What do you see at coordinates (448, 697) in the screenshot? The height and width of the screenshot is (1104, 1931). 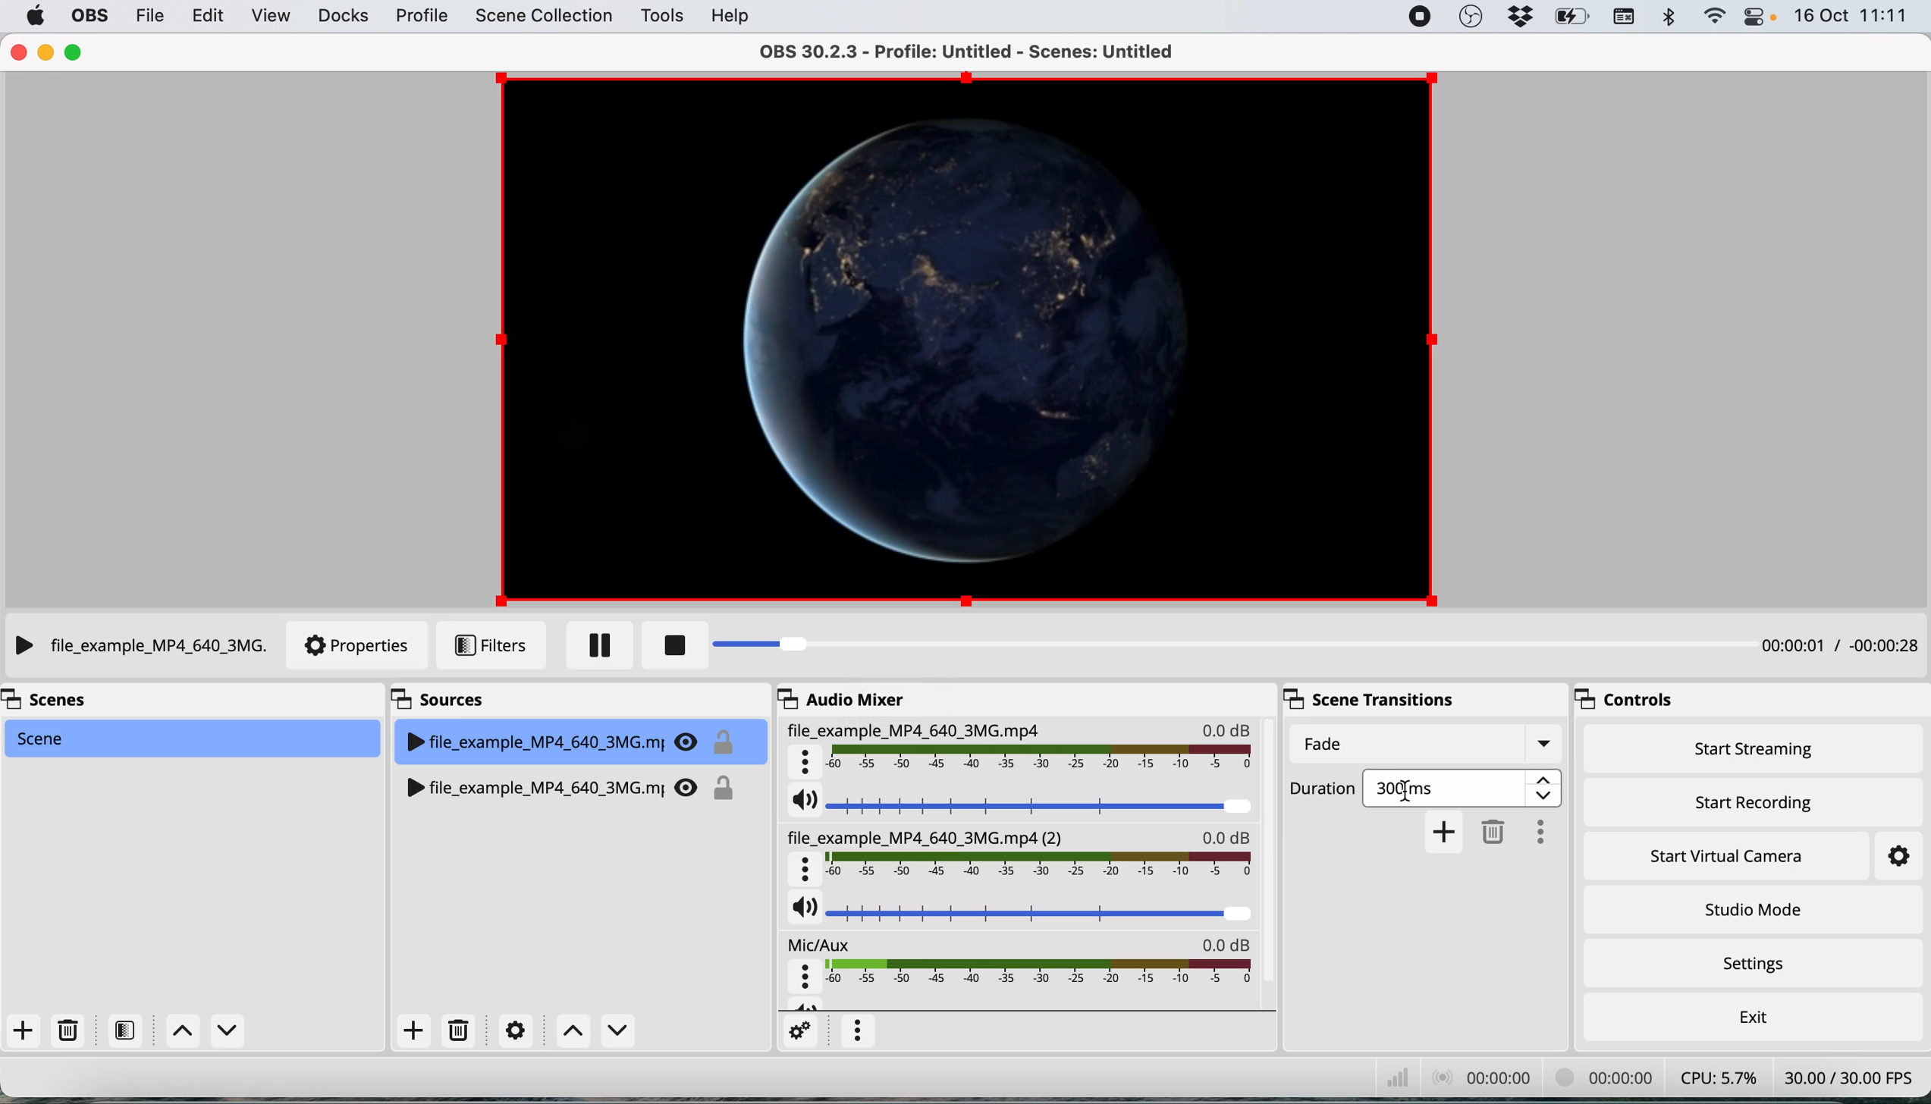 I see `sources` at bounding box center [448, 697].